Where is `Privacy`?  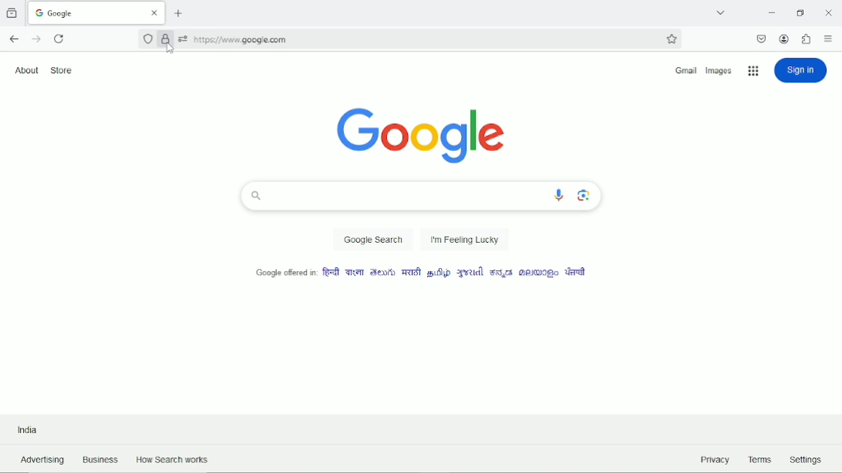
Privacy is located at coordinates (712, 459).